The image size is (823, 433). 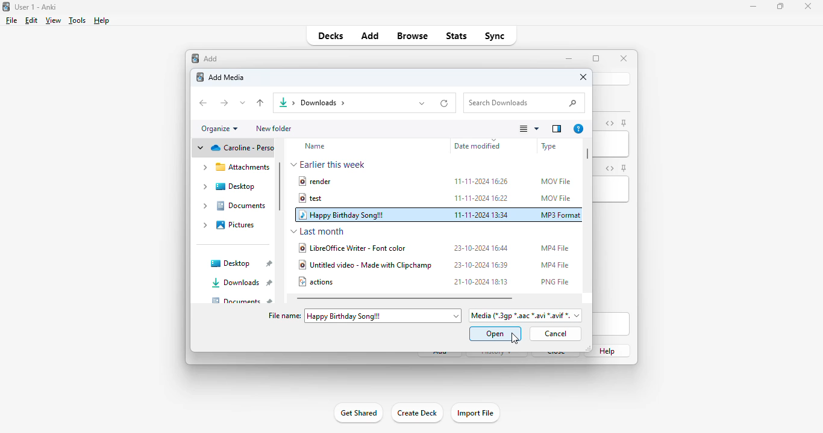 What do you see at coordinates (494, 36) in the screenshot?
I see `sync` at bounding box center [494, 36].